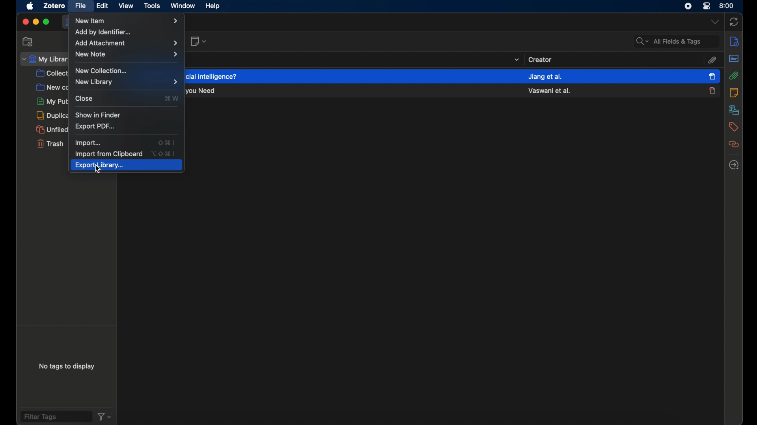  I want to click on import clipboard shortcut, so click(164, 153).